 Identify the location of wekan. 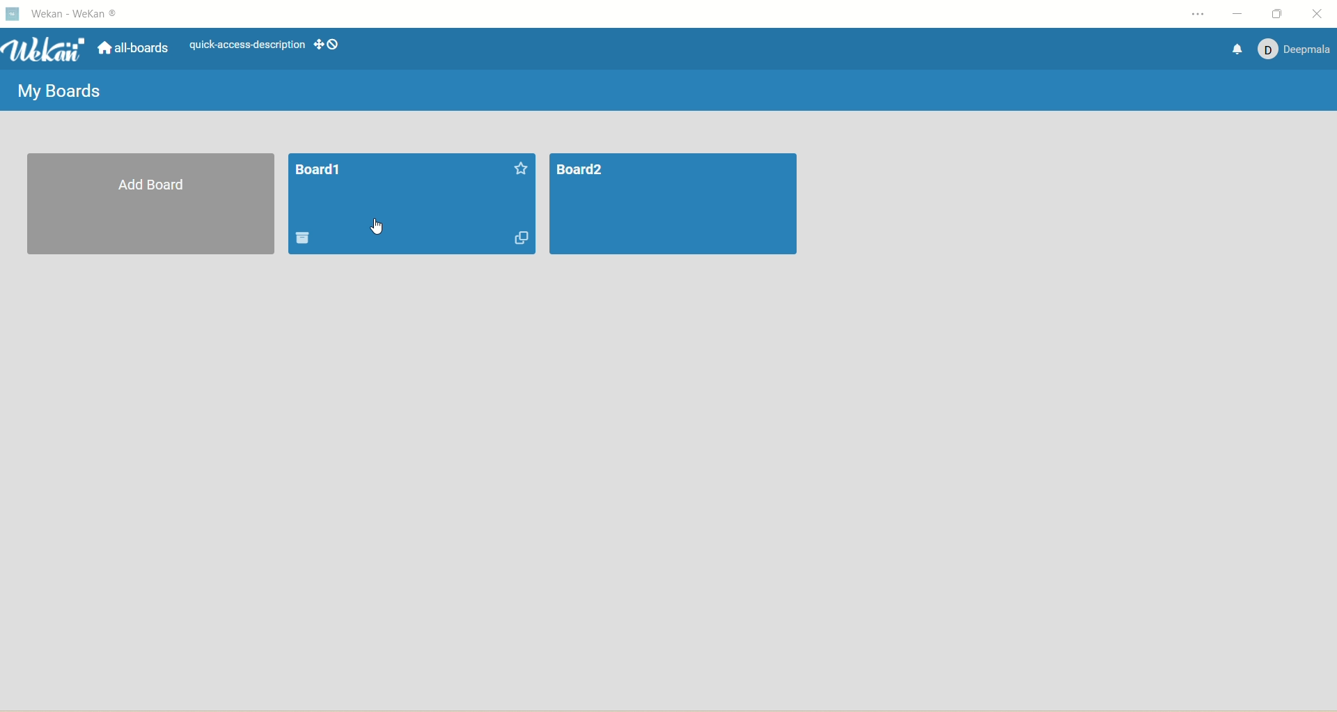
(49, 50).